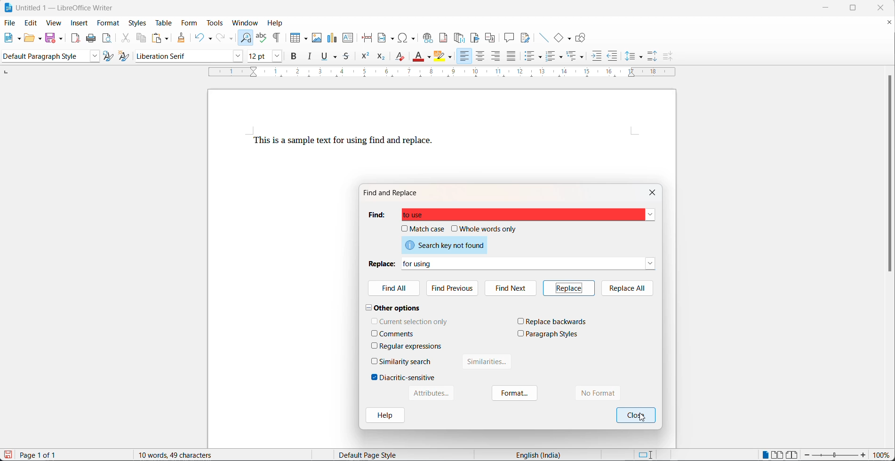 Image resolution: width=895 pixels, height=461 pixels. Describe the element at coordinates (521, 333) in the screenshot. I see `checkbox` at that location.